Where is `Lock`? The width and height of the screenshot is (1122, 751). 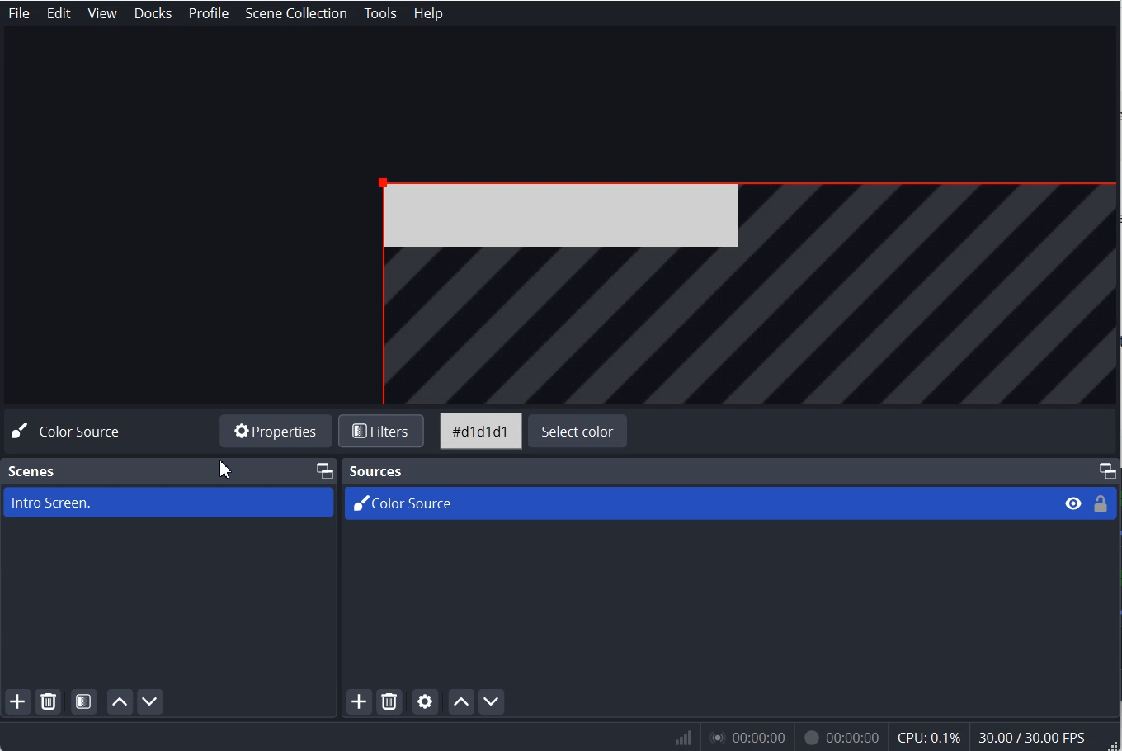
Lock is located at coordinates (1101, 503).